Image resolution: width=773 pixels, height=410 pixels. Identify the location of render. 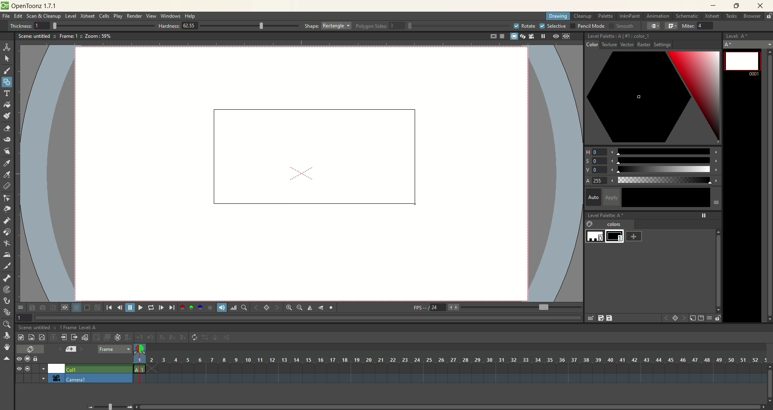
(135, 16).